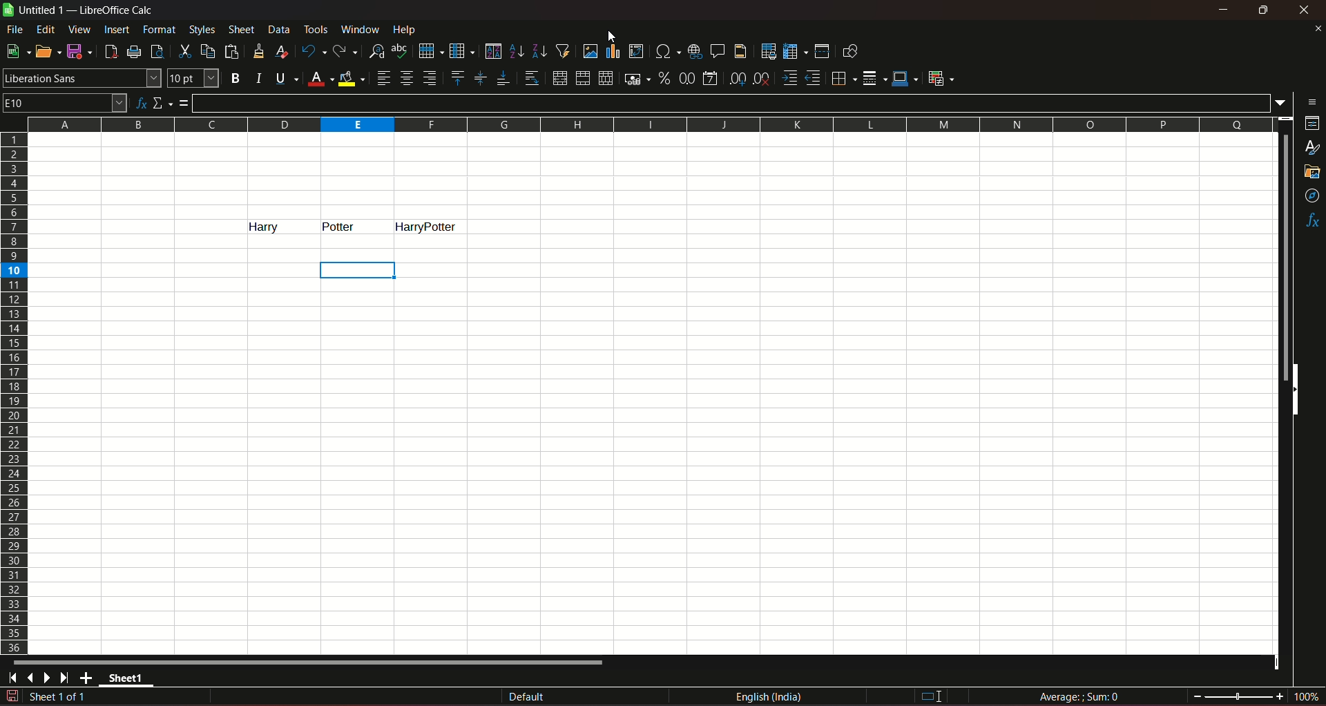 The width and height of the screenshot is (1326, 706). Describe the element at coordinates (361, 269) in the screenshot. I see `selection` at that location.